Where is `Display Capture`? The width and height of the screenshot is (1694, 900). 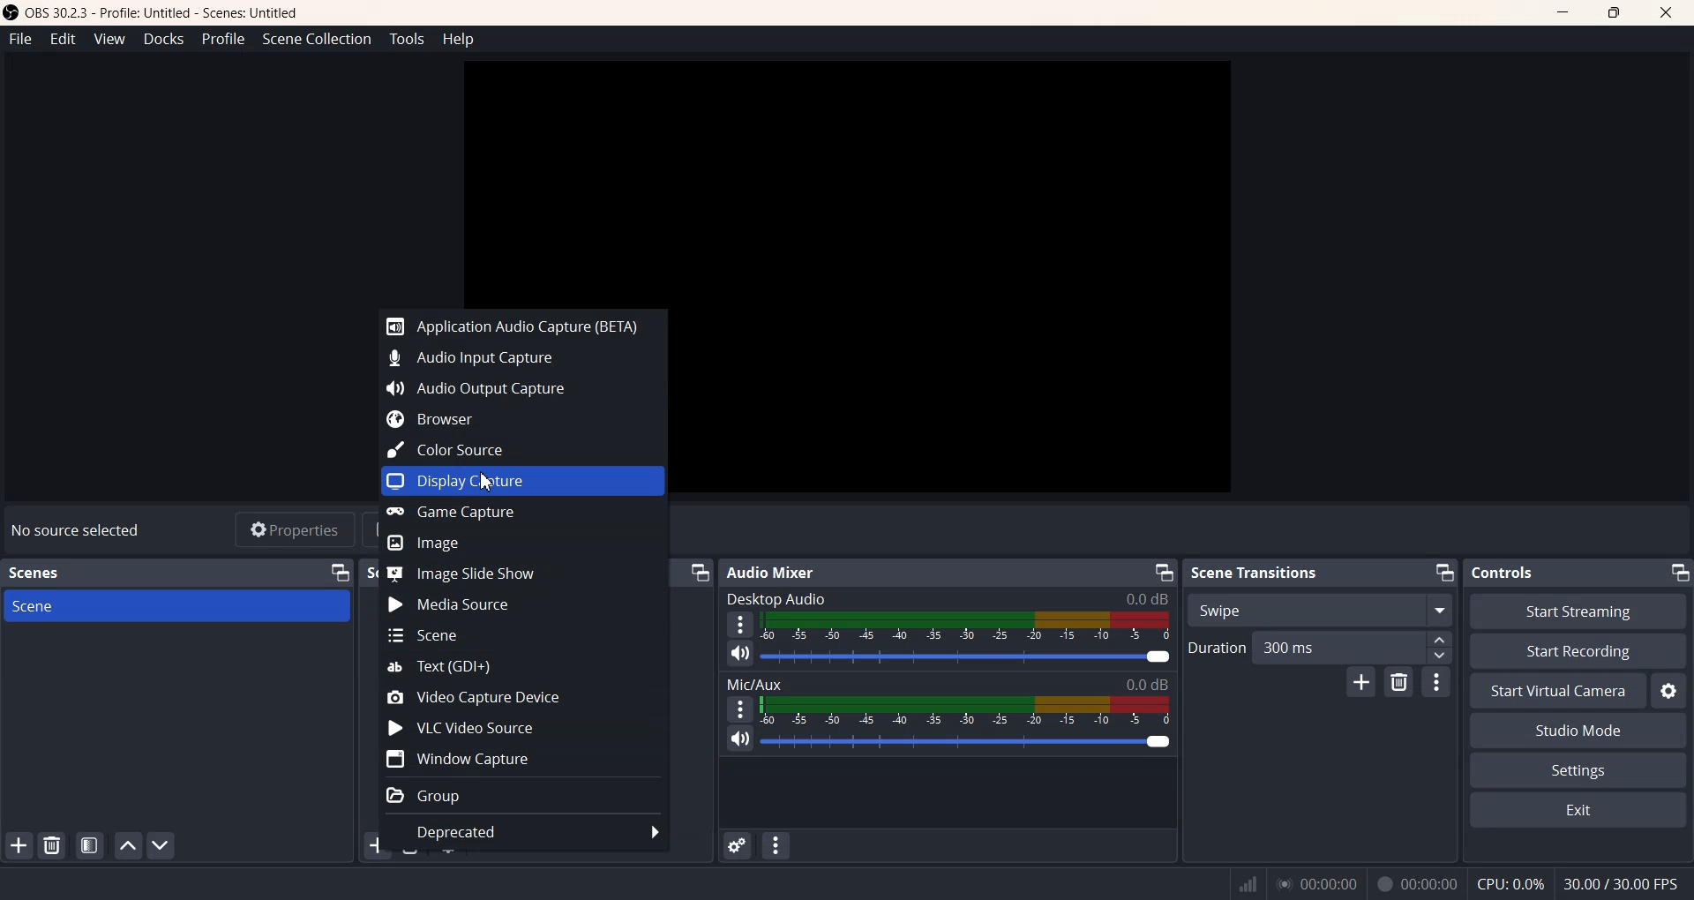
Display Capture is located at coordinates (523, 481).